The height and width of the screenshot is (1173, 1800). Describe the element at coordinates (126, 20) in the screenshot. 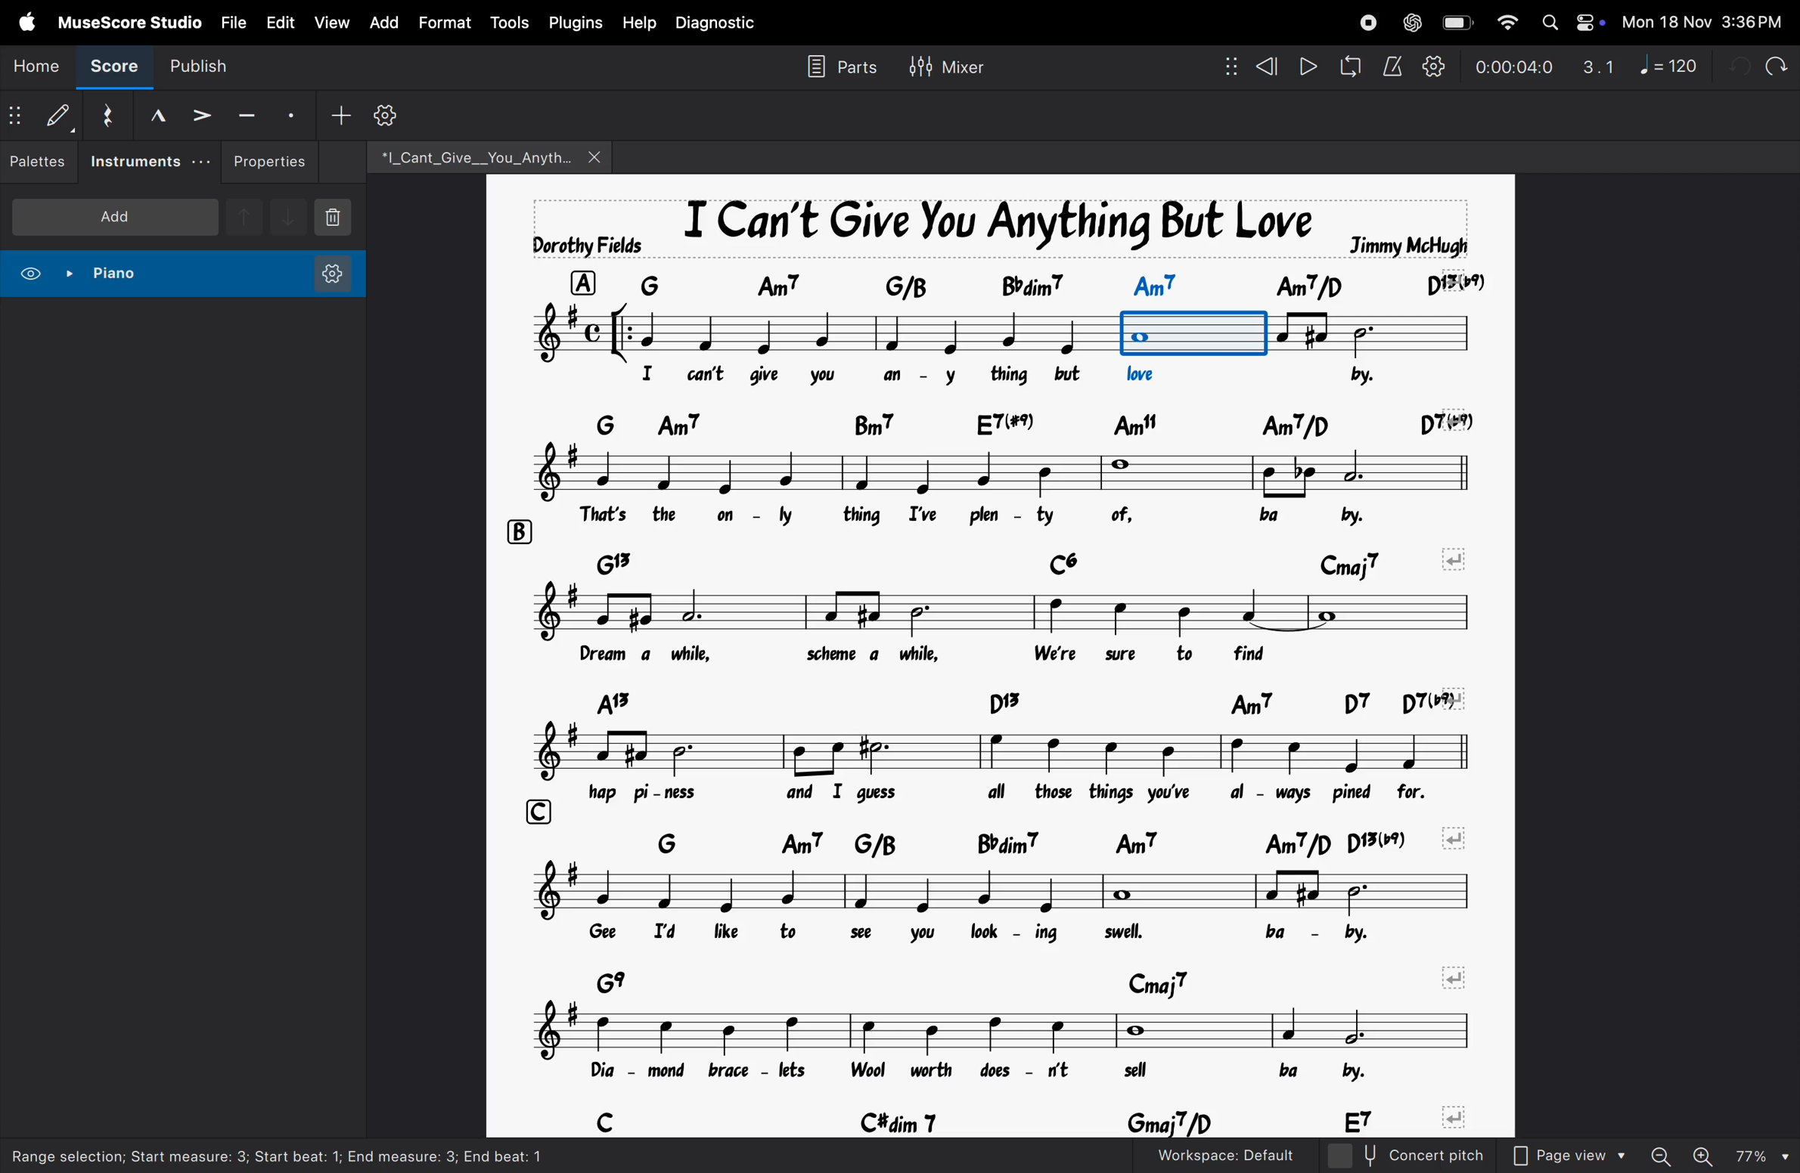

I see `musescore studio` at that location.